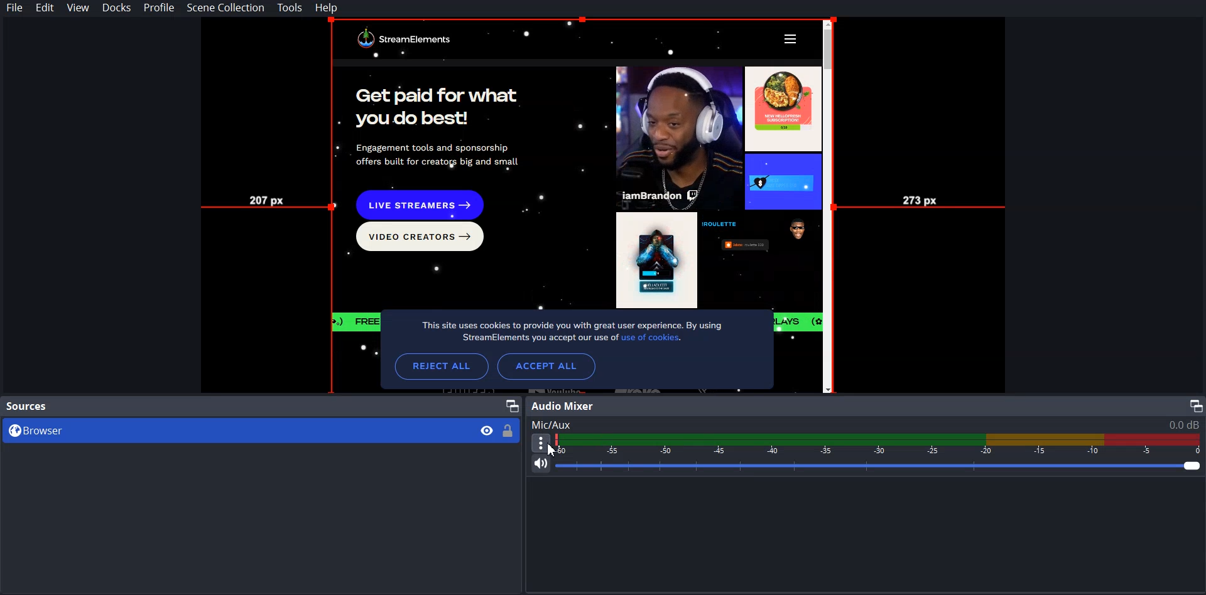 The height and width of the screenshot is (595, 1206). I want to click on Mute, so click(541, 464).